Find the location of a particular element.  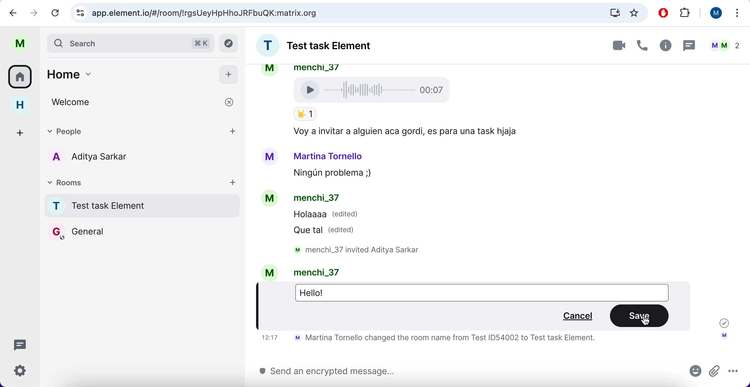

threads is located at coordinates (21, 343).